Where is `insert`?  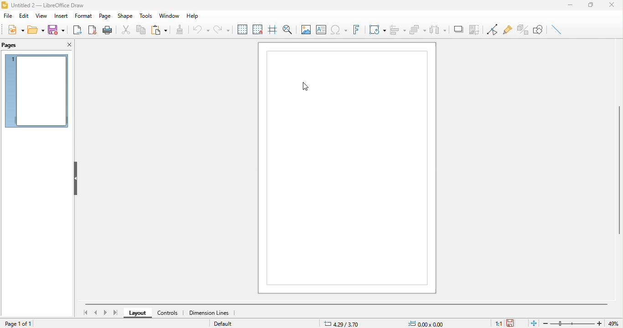
insert is located at coordinates (62, 17).